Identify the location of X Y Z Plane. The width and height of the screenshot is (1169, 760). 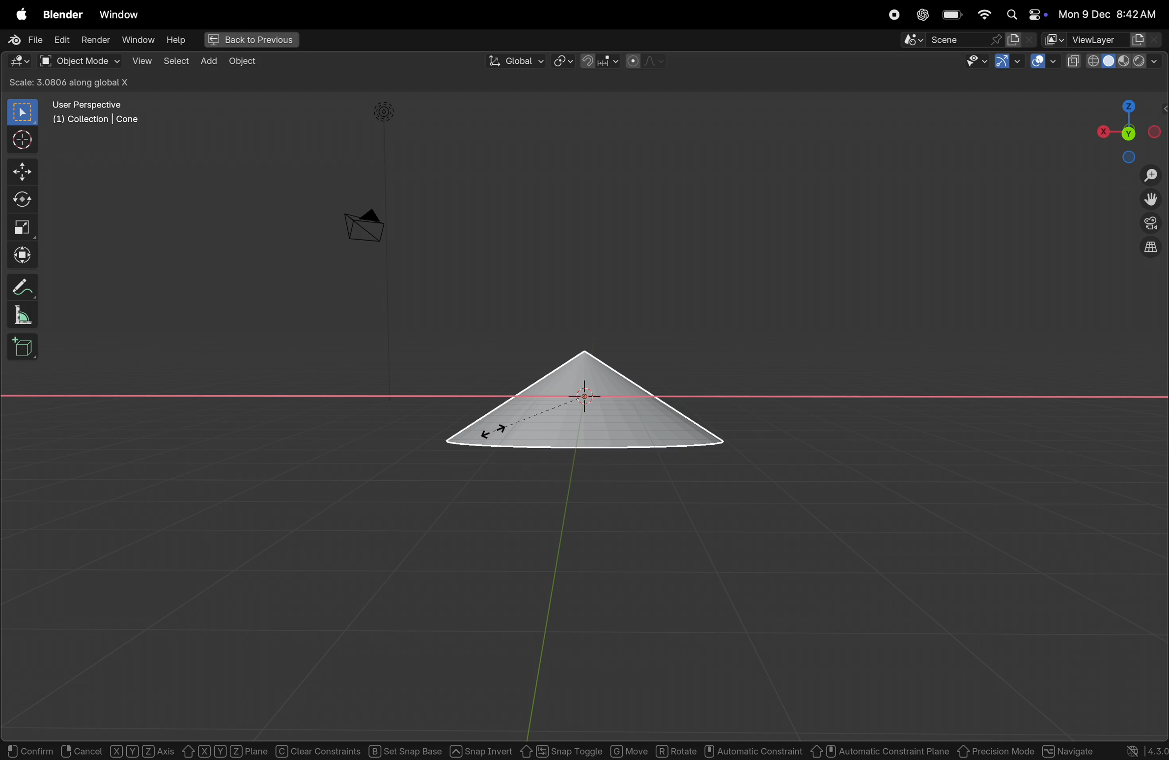
(224, 750).